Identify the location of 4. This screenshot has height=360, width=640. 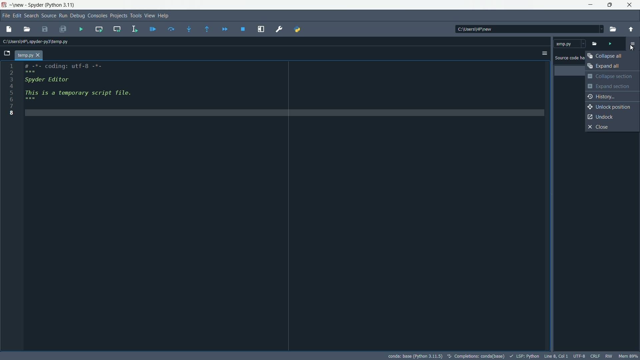
(12, 86).